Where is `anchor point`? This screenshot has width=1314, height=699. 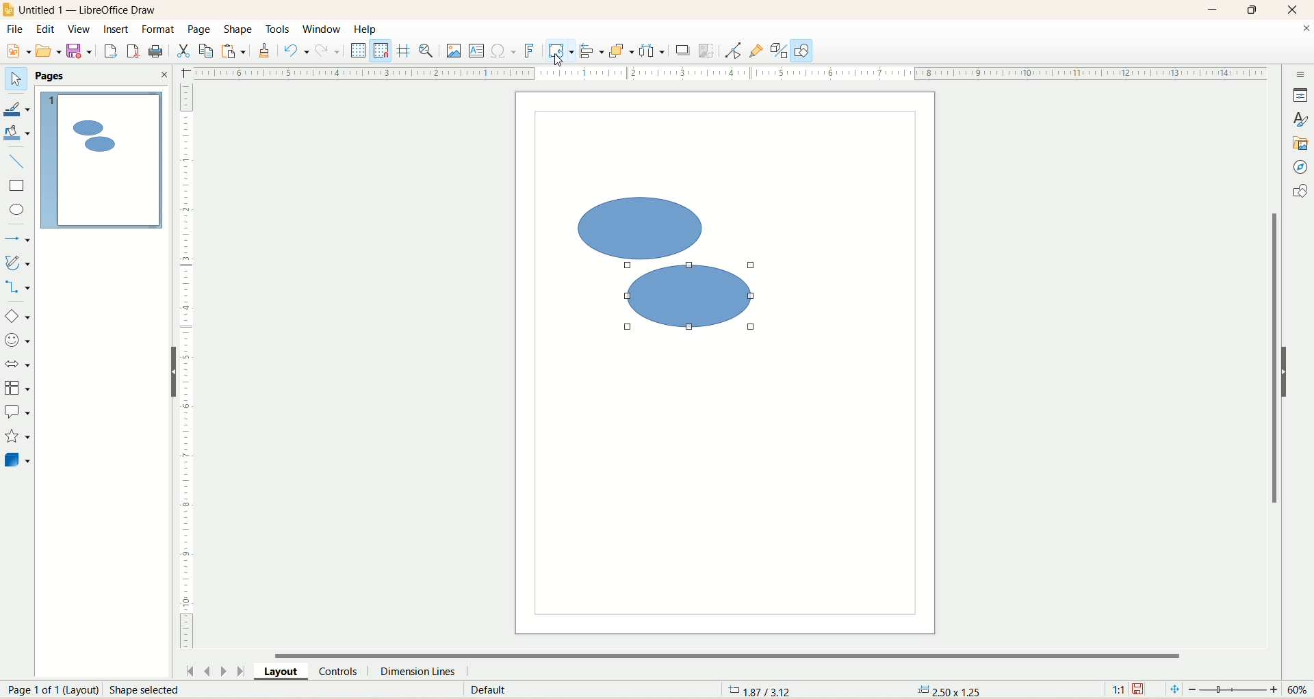
anchor point is located at coordinates (946, 691).